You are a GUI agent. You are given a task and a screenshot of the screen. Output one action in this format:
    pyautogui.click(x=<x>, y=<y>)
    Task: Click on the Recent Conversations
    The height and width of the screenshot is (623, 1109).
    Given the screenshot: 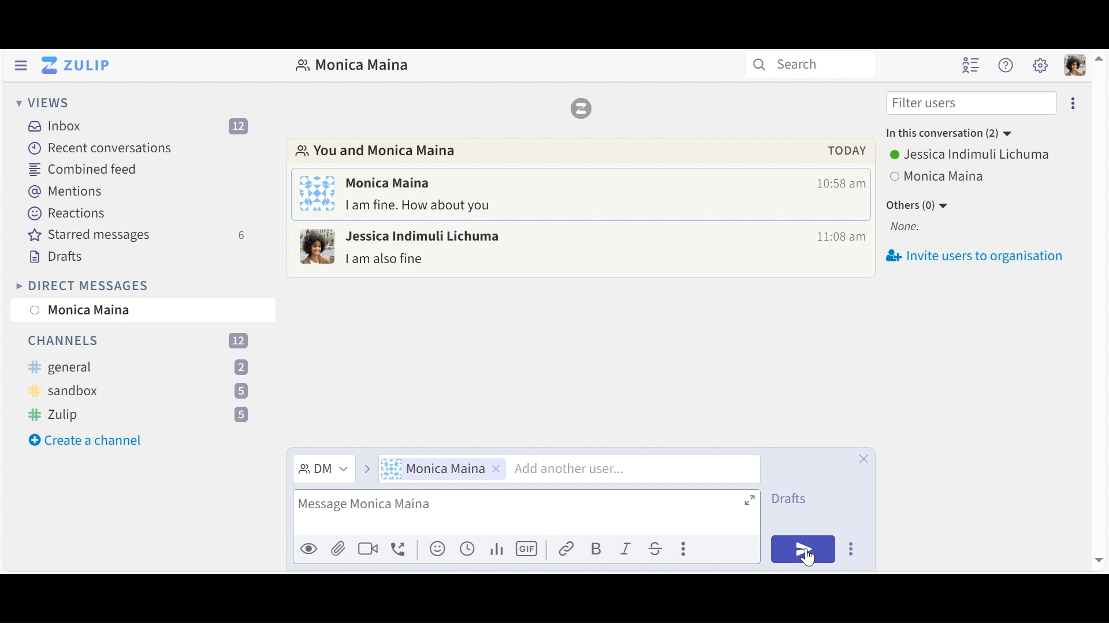 What is the action you would take?
    pyautogui.click(x=103, y=149)
    